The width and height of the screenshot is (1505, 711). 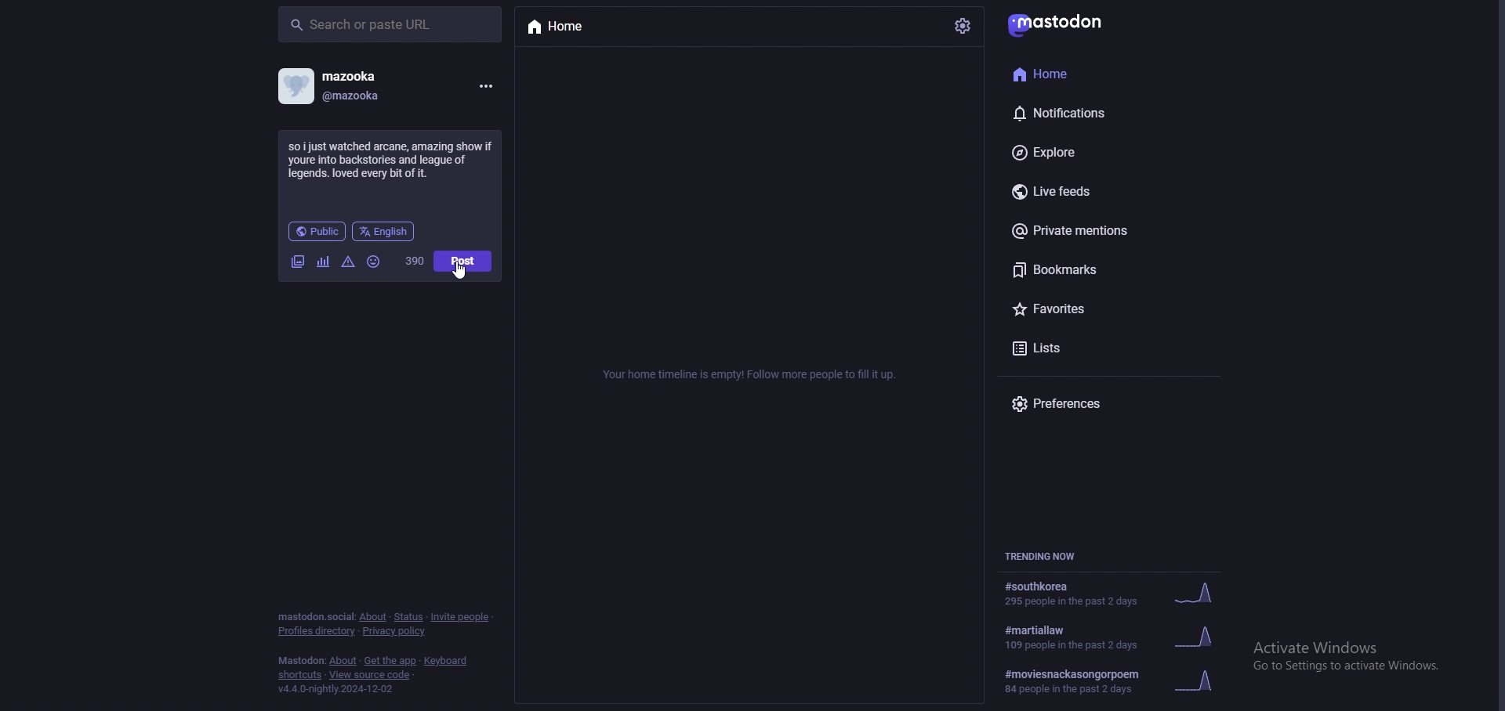 What do you see at coordinates (488, 86) in the screenshot?
I see `menu` at bounding box center [488, 86].